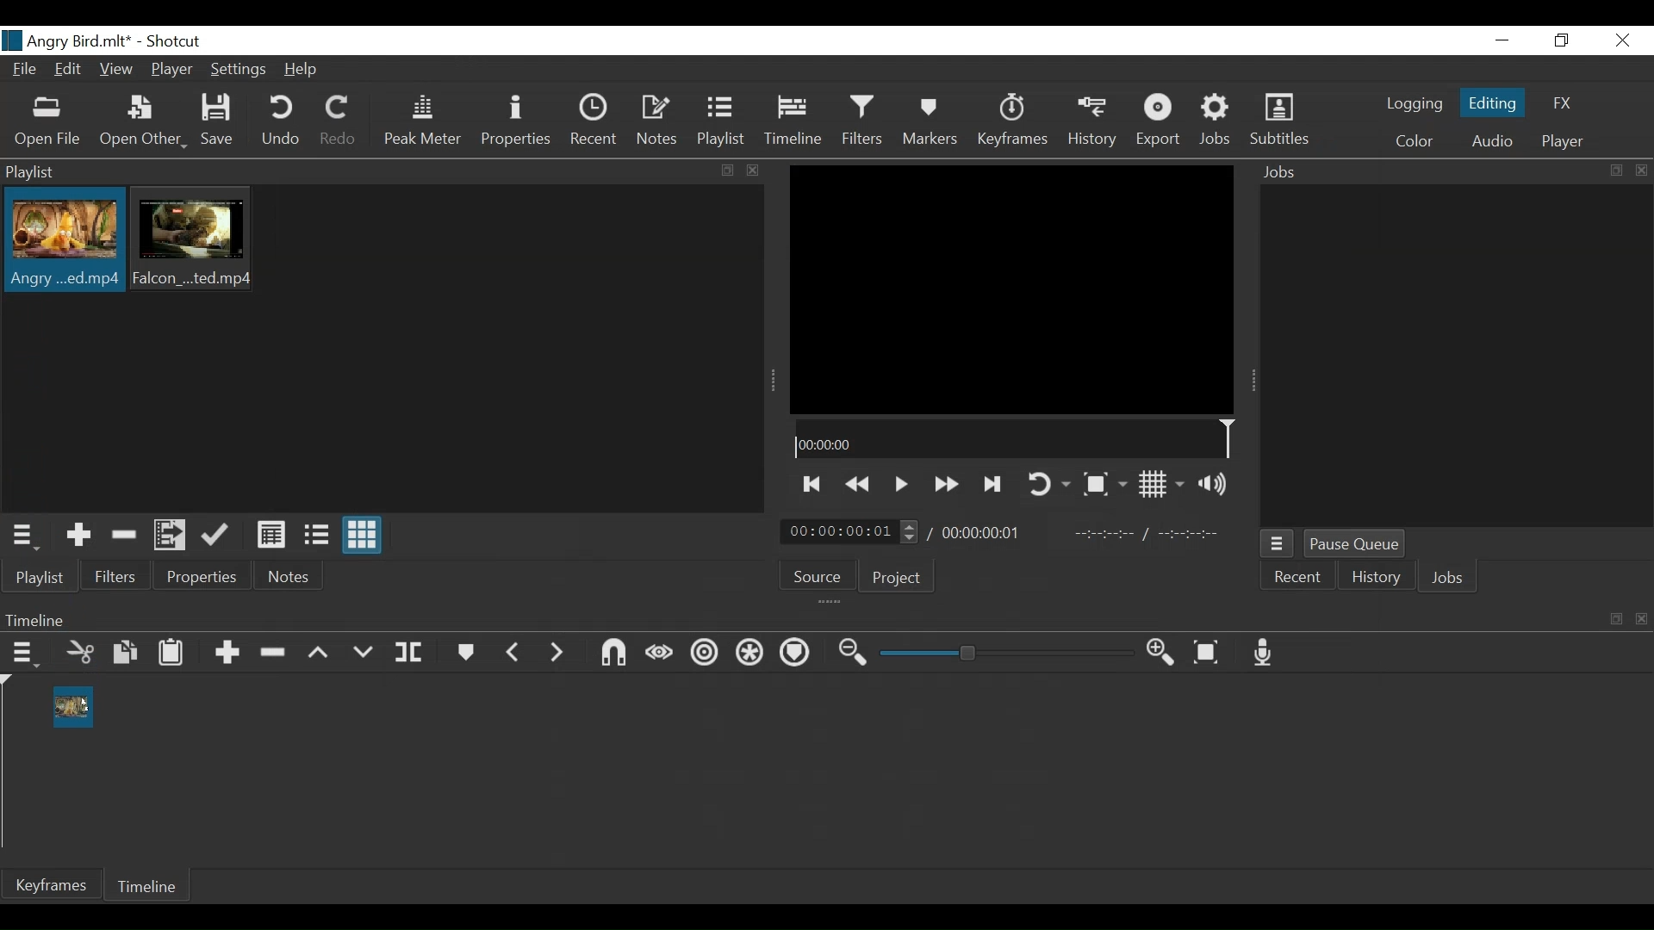  What do you see at coordinates (1208, 652) in the screenshot?
I see `Zoom timeline to fit` at bounding box center [1208, 652].